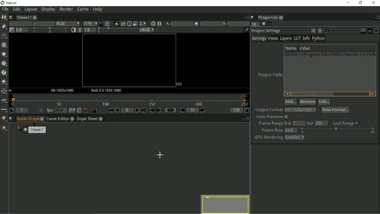 Image resolution: width=380 pixels, height=214 pixels. I want to click on Name, so click(291, 48).